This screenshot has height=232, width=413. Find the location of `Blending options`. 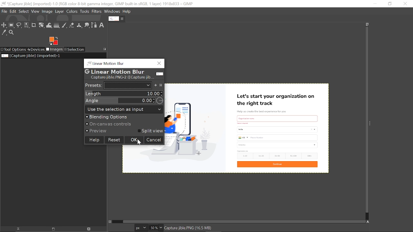

Blending options is located at coordinates (120, 117).